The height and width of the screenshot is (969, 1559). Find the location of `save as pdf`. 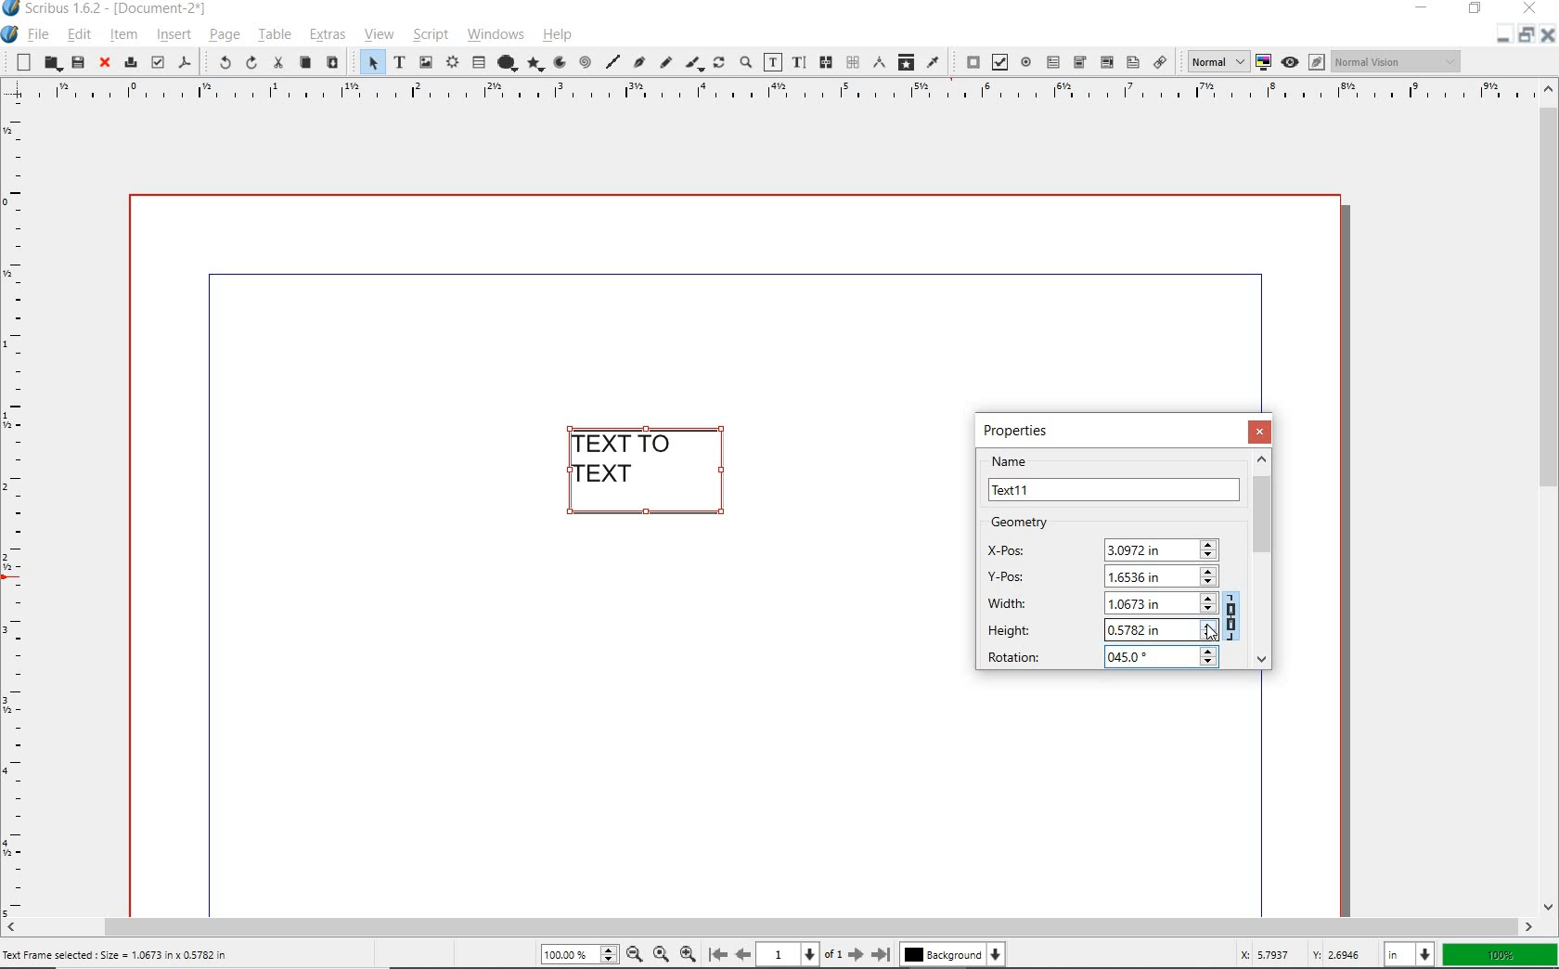

save as pdf is located at coordinates (185, 64).